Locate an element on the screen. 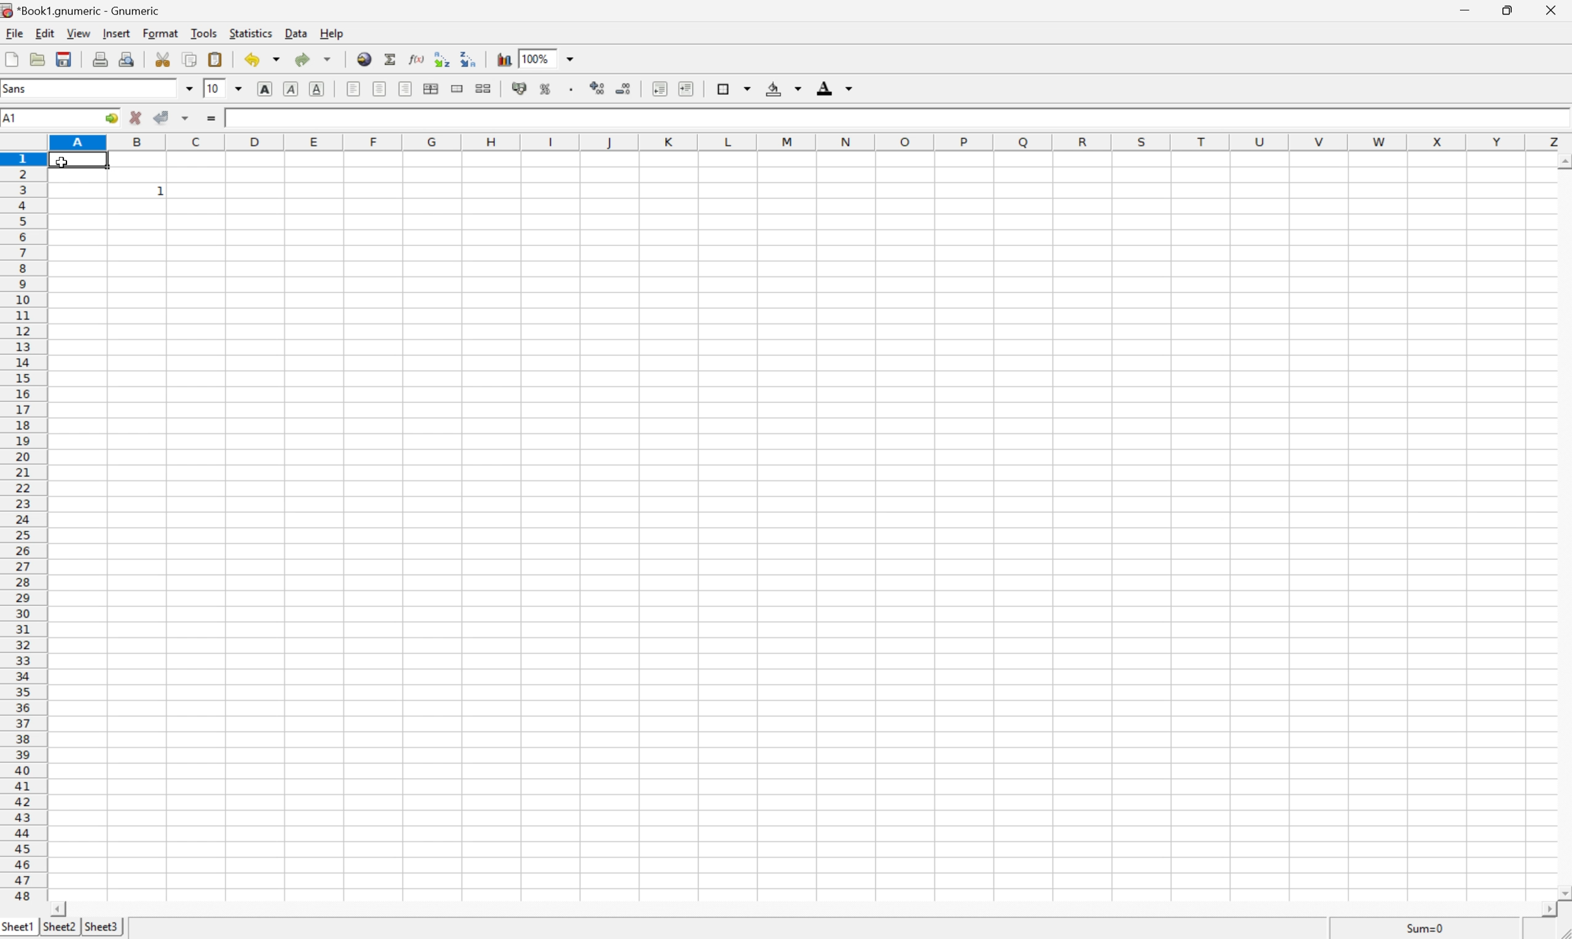  sort the selected region in ascending order based on the first column selected is located at coordinates (442, 59).